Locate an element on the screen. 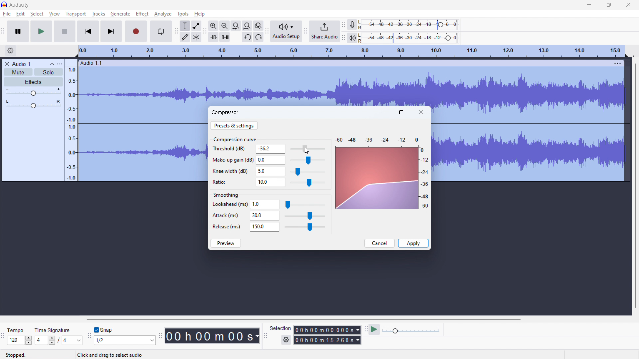 The image size is (639, 359). time toolbar is located at coordinates (160, 337).